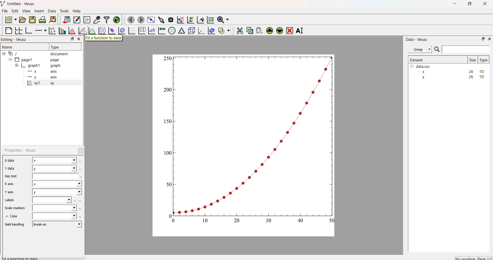 The image size is (493, 260). Describe the element at coordinates (80, 217) in the screenshot. I see `select using dataset browser` at that location.